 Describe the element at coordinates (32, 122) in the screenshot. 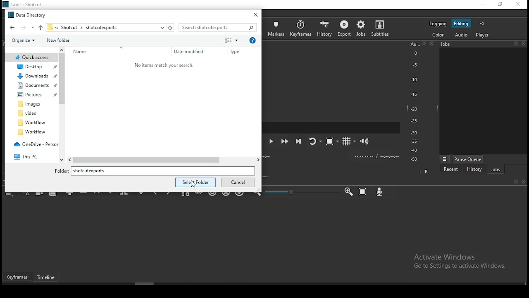

I see `local folder` at that location.